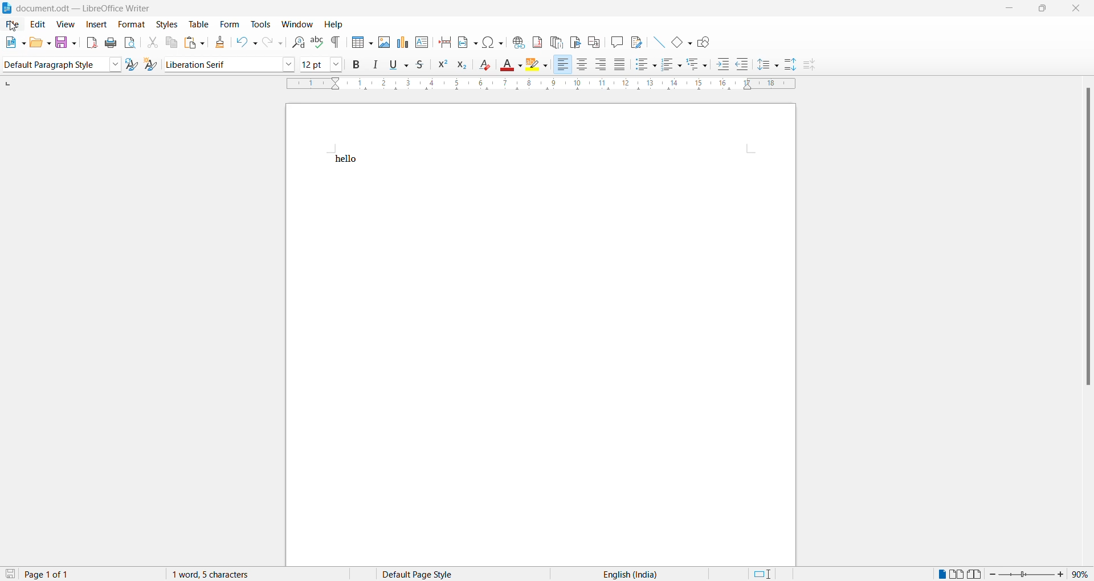 This screenshot has height=581, width=1094. I want to click on Strike through, so click(419, 67).